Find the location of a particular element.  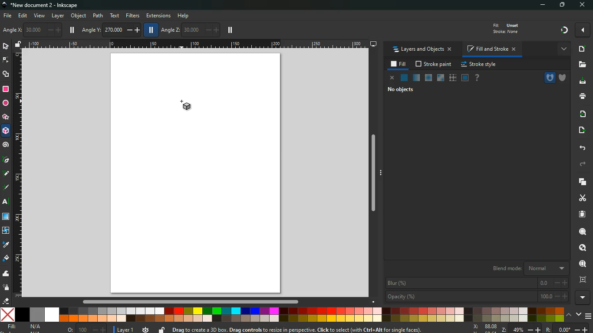

up is located at coordinates (569, 316).